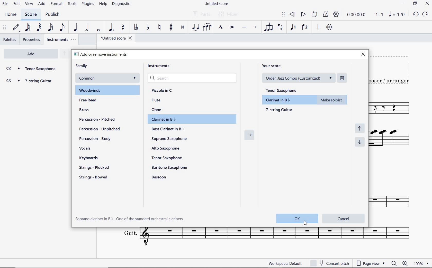 This screenshot has height=268, width=432. What do you see at coordinates (98, 101) in the screenshot?
I see `free reed` at bounding box center [98, 101].